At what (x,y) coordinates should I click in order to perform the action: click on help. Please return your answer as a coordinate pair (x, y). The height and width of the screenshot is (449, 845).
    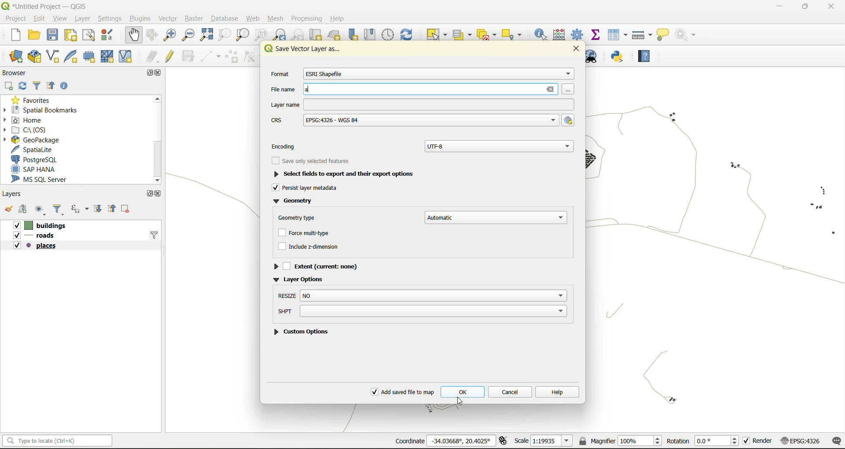
    Looking at the image, I should click on (560, 391).